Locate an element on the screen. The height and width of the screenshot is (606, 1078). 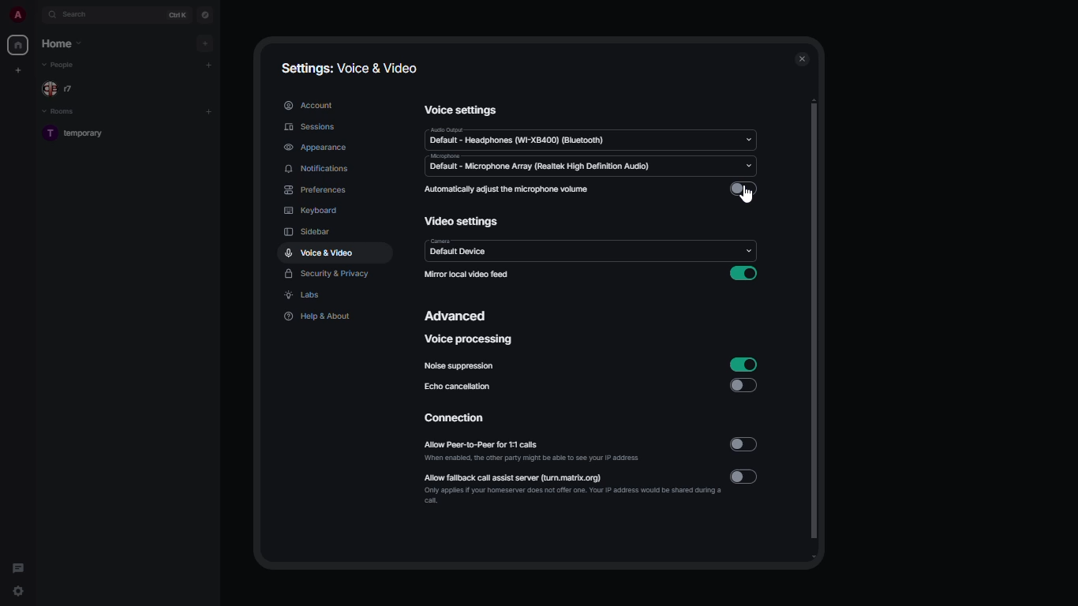
connection is located at coordinates (461, 419).